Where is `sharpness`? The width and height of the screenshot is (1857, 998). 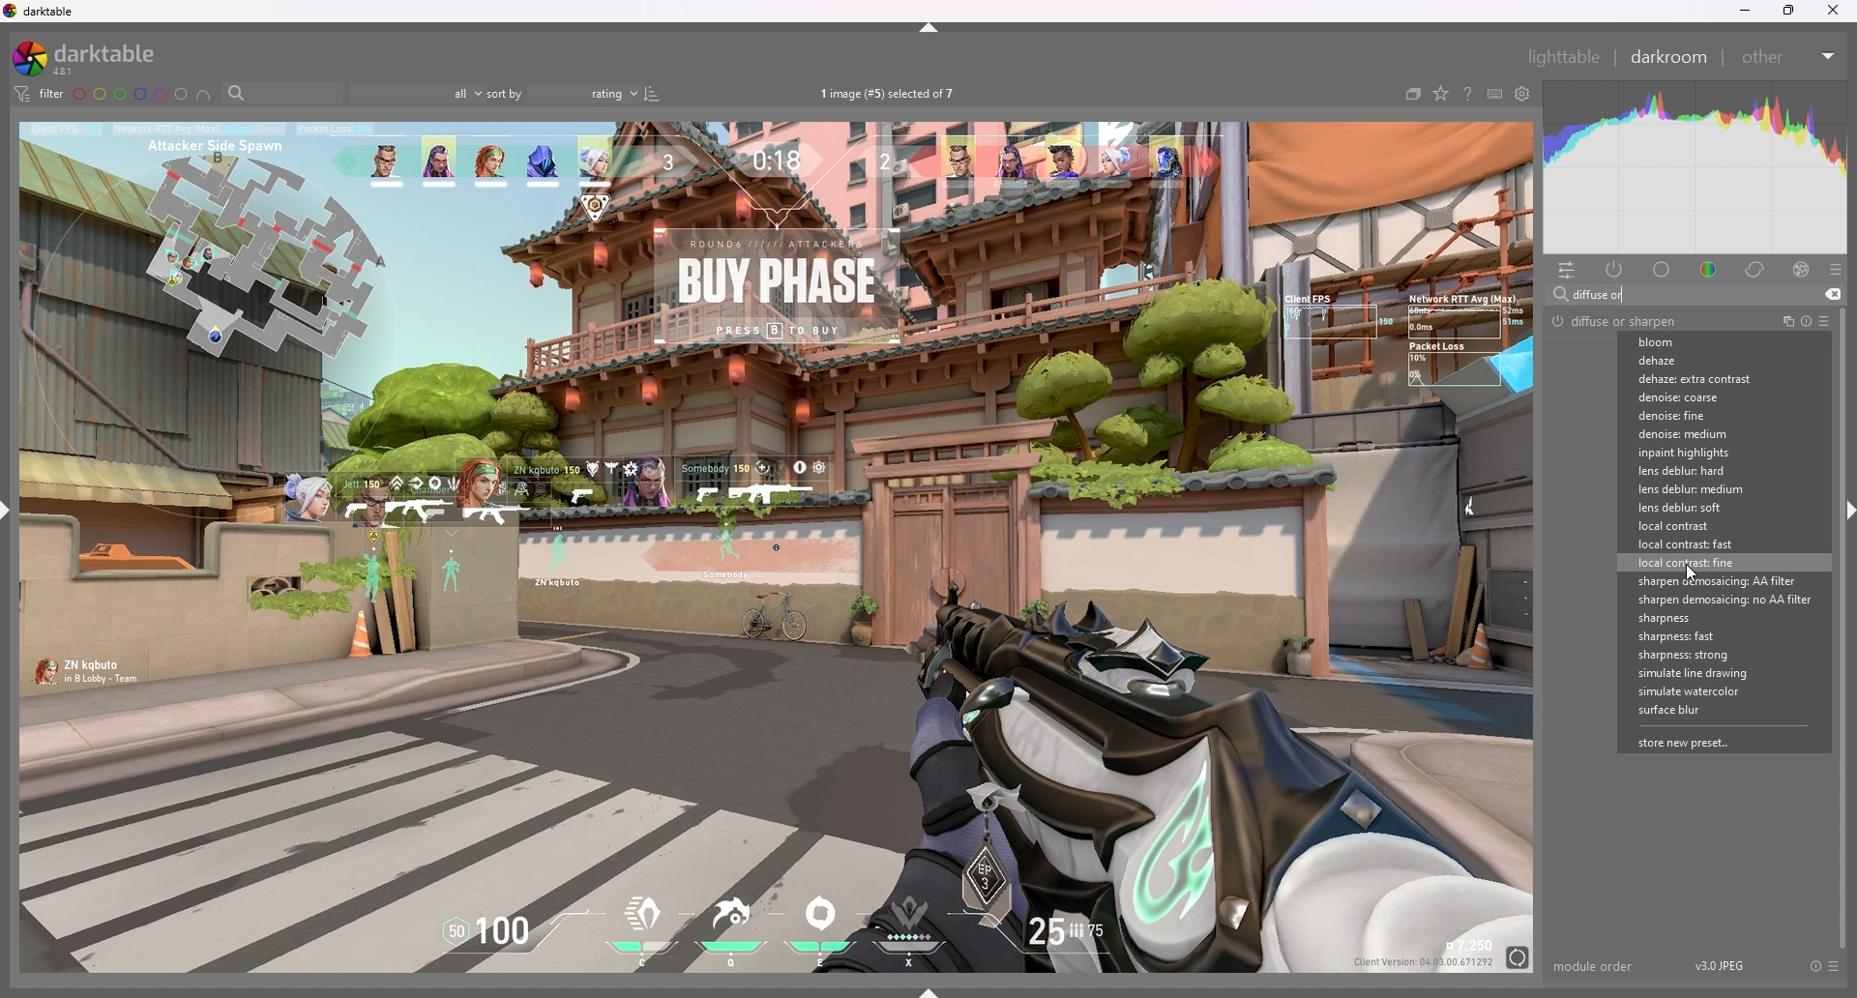 sharpness is located at coordinates (1682, 618).